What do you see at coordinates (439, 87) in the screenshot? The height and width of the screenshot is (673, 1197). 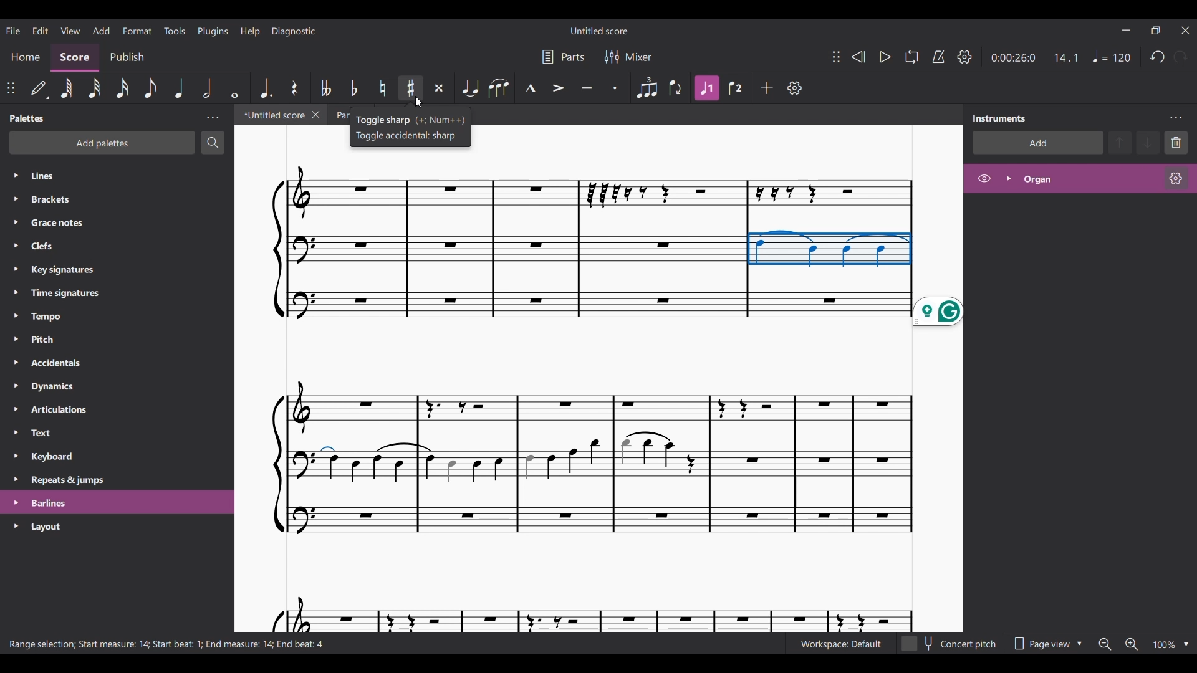 I see `Toggle double sharp` at bounding box center [439, 87].